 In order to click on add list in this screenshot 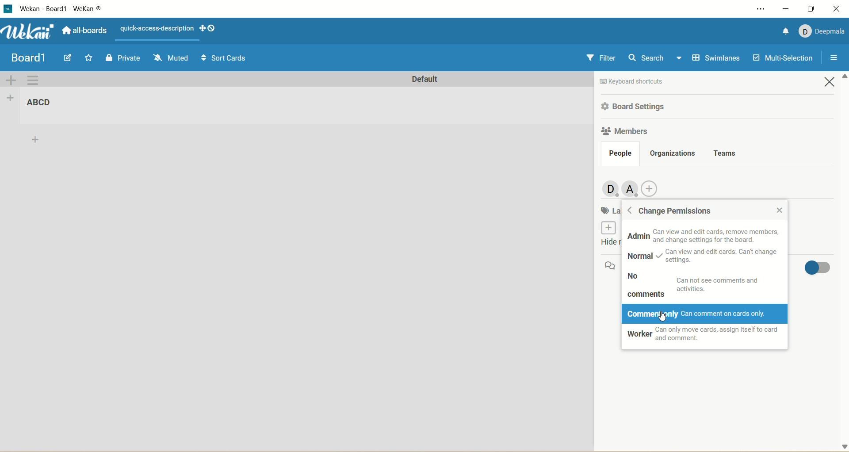, I will do `click(10, 98)`.